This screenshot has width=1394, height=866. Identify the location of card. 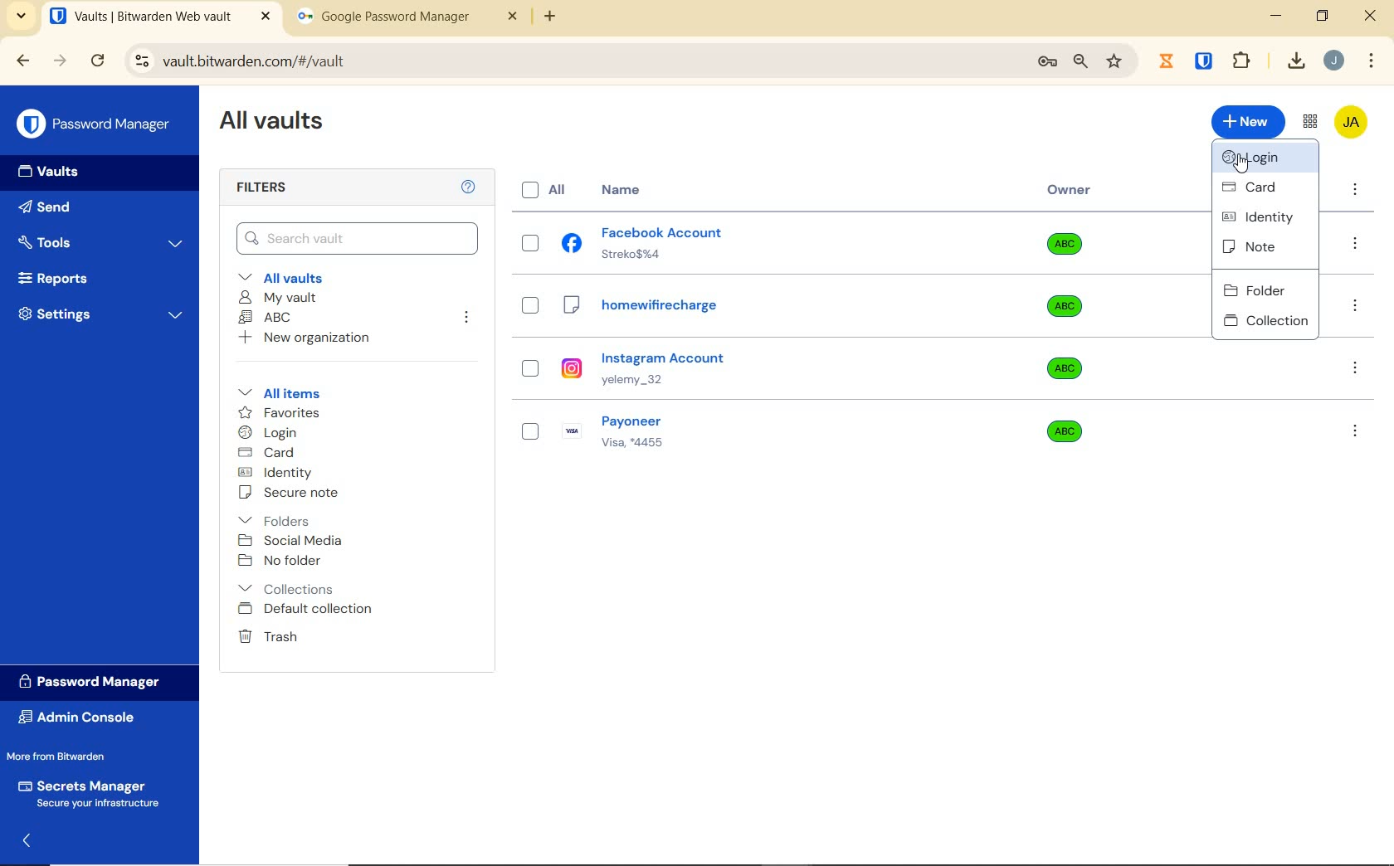
(1256, 187).